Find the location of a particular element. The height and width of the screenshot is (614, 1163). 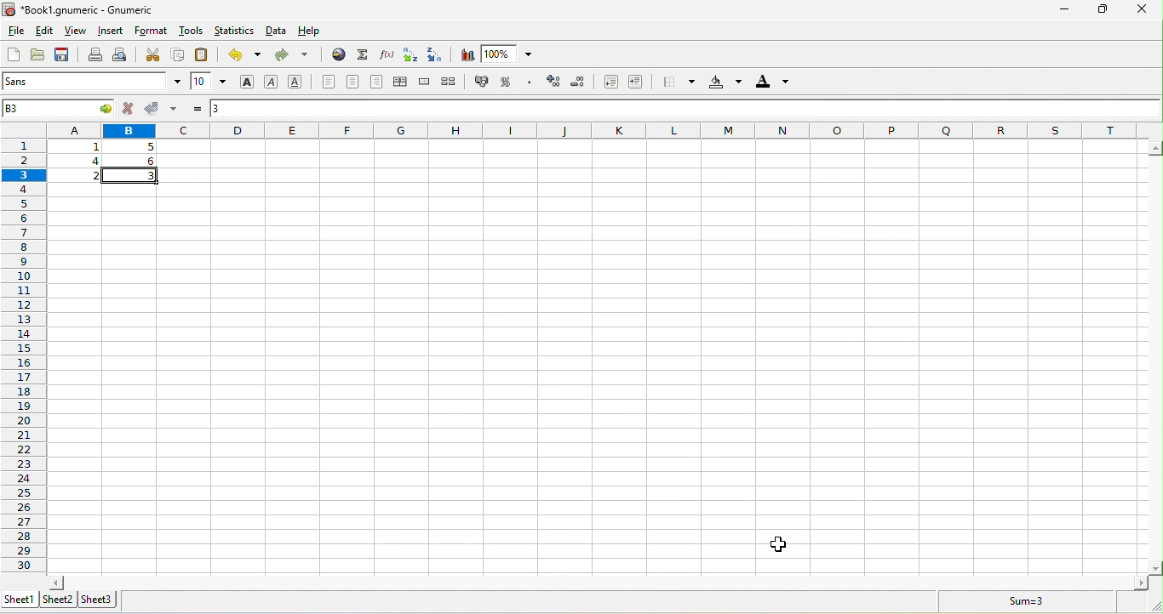

horizontal scroll bar is located at coordinates (596, 581).